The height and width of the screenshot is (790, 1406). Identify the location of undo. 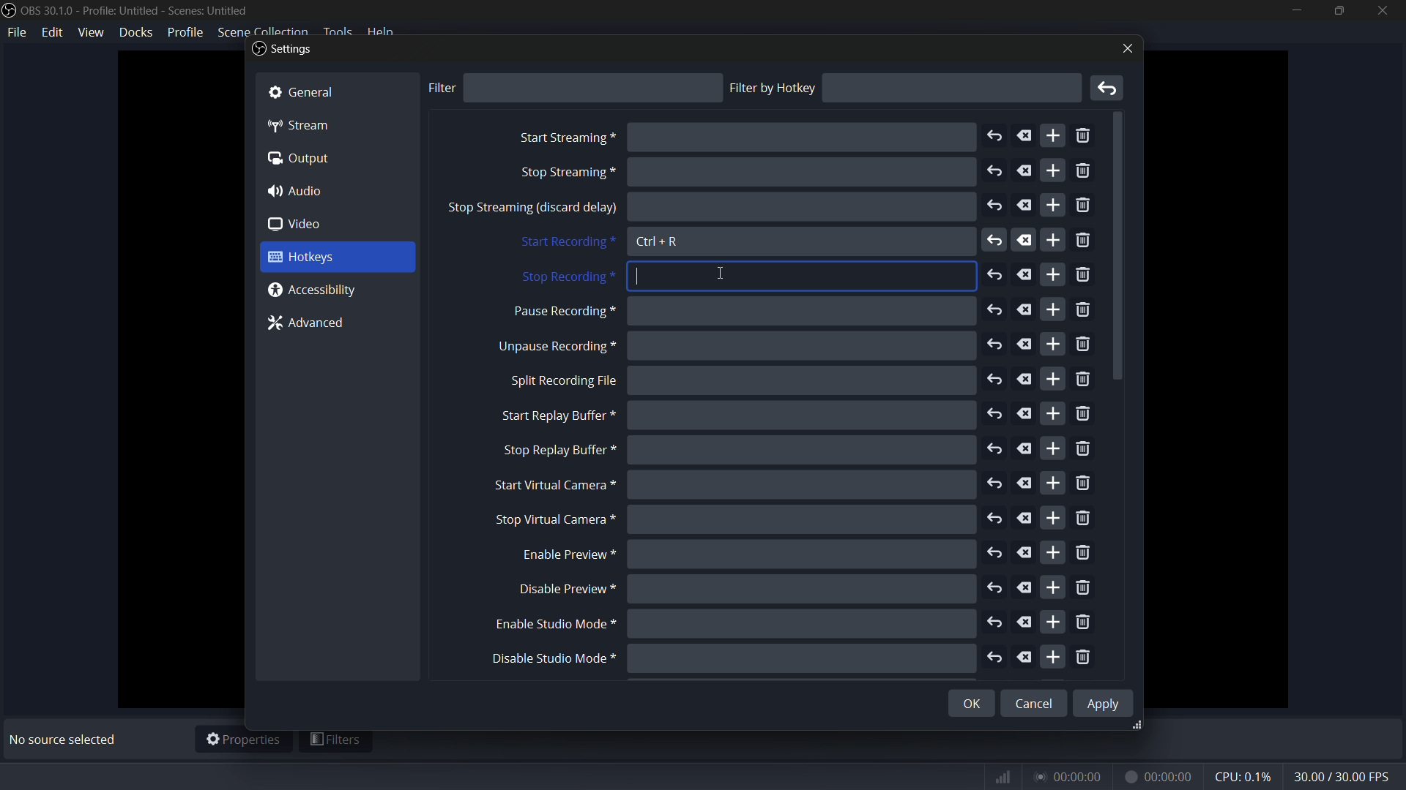
(995, 625).